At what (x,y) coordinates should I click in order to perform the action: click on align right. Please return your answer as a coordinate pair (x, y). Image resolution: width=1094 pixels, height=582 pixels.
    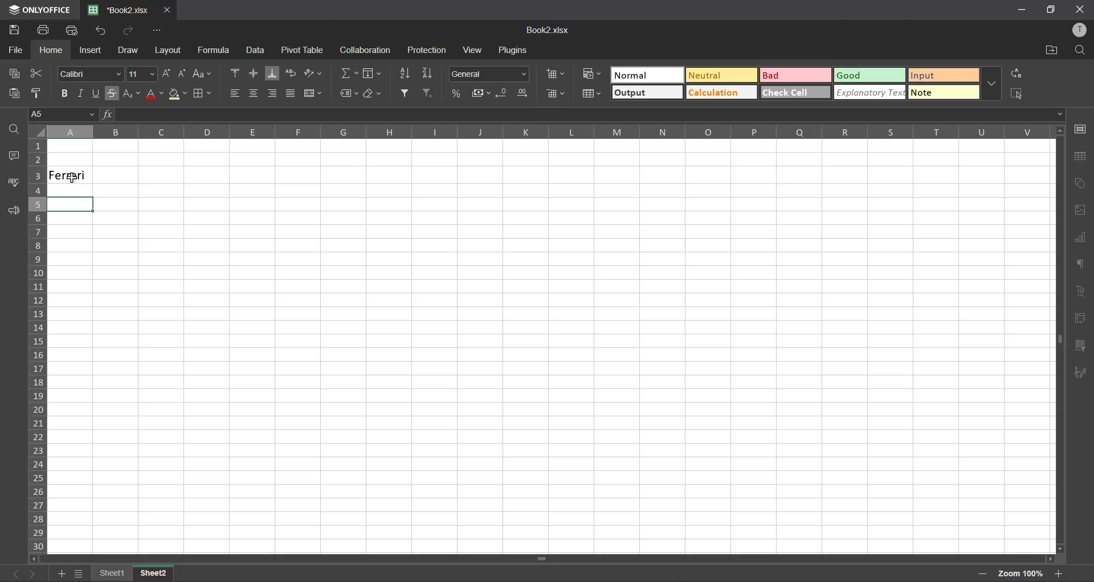
    Looking at the image, I should click on (272, 95).